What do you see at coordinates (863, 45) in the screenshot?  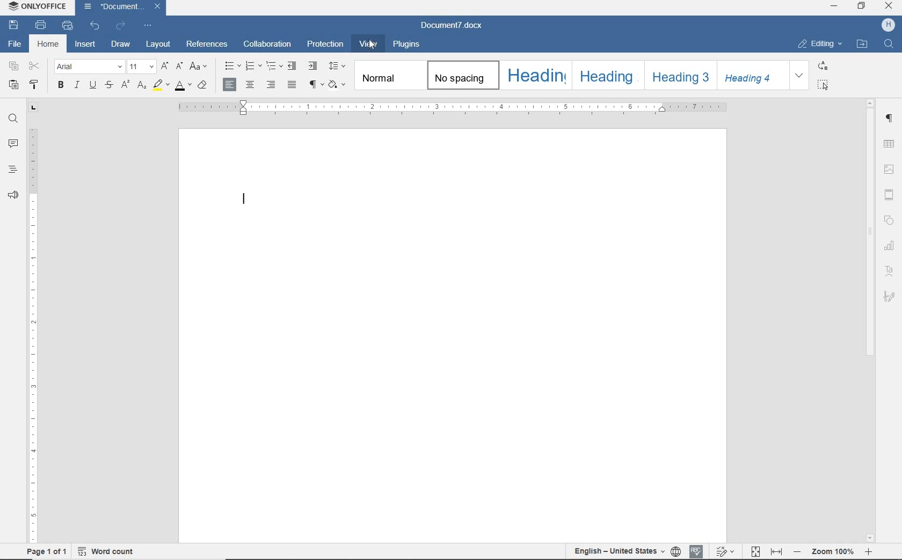 I see `OPEN FILE LOCATION` at bounding box center [863, 45].